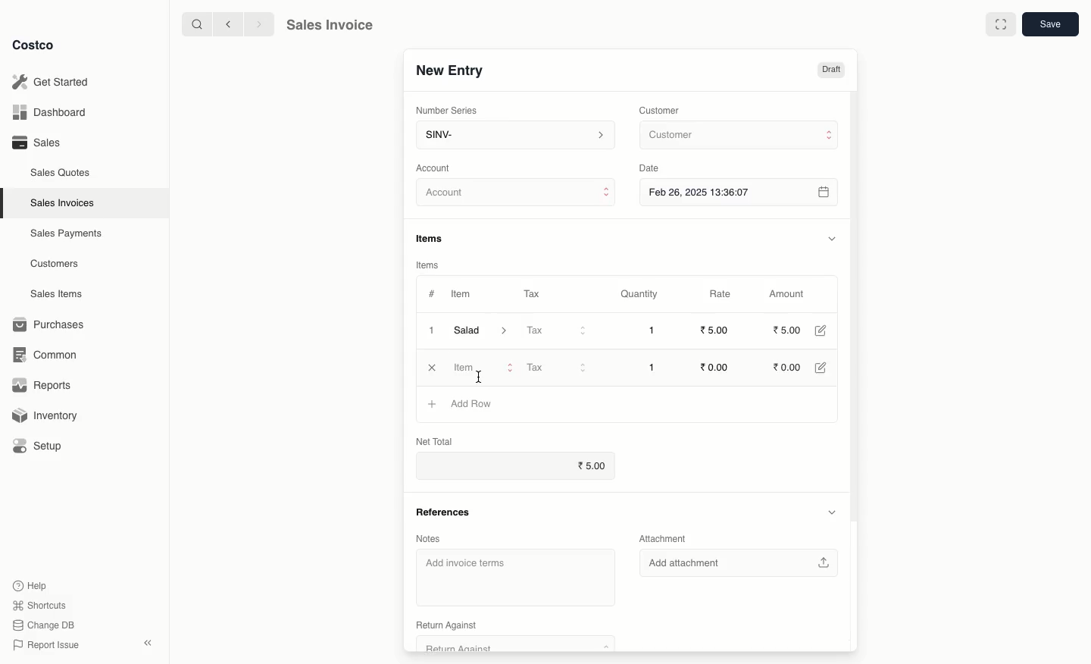 The image size is (1091, 664). What do you see at coordinates (258, 25) in the screenshot?
I see `Forward` at bounding box center [258, 25].